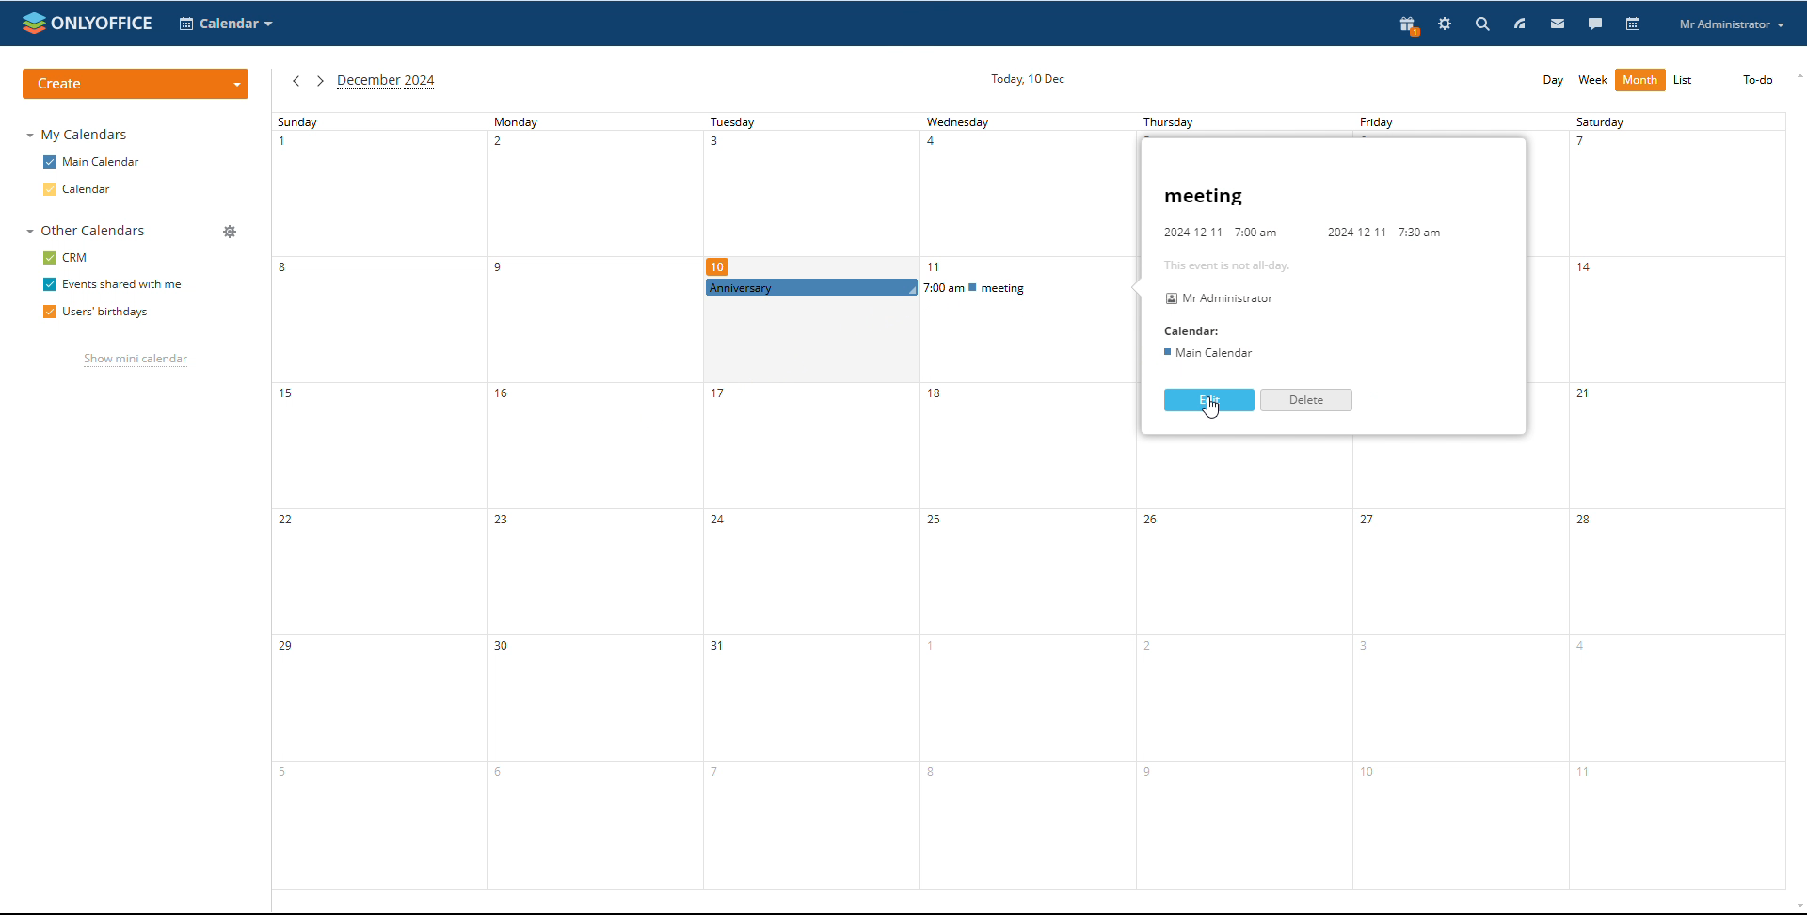  I want to click on cursor, so click(1212, 411).